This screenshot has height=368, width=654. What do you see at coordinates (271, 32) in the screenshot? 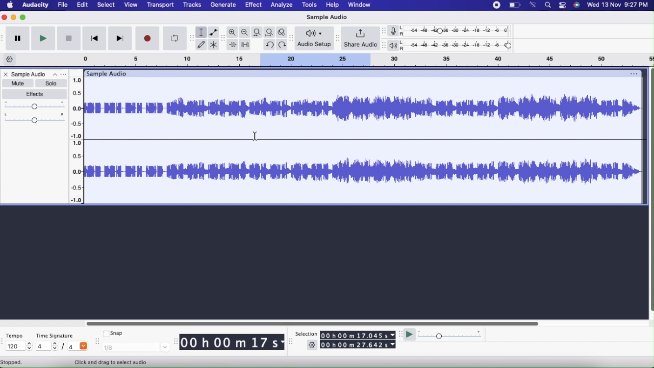
I see `Fit project to width` at bounding box center [271, 32].